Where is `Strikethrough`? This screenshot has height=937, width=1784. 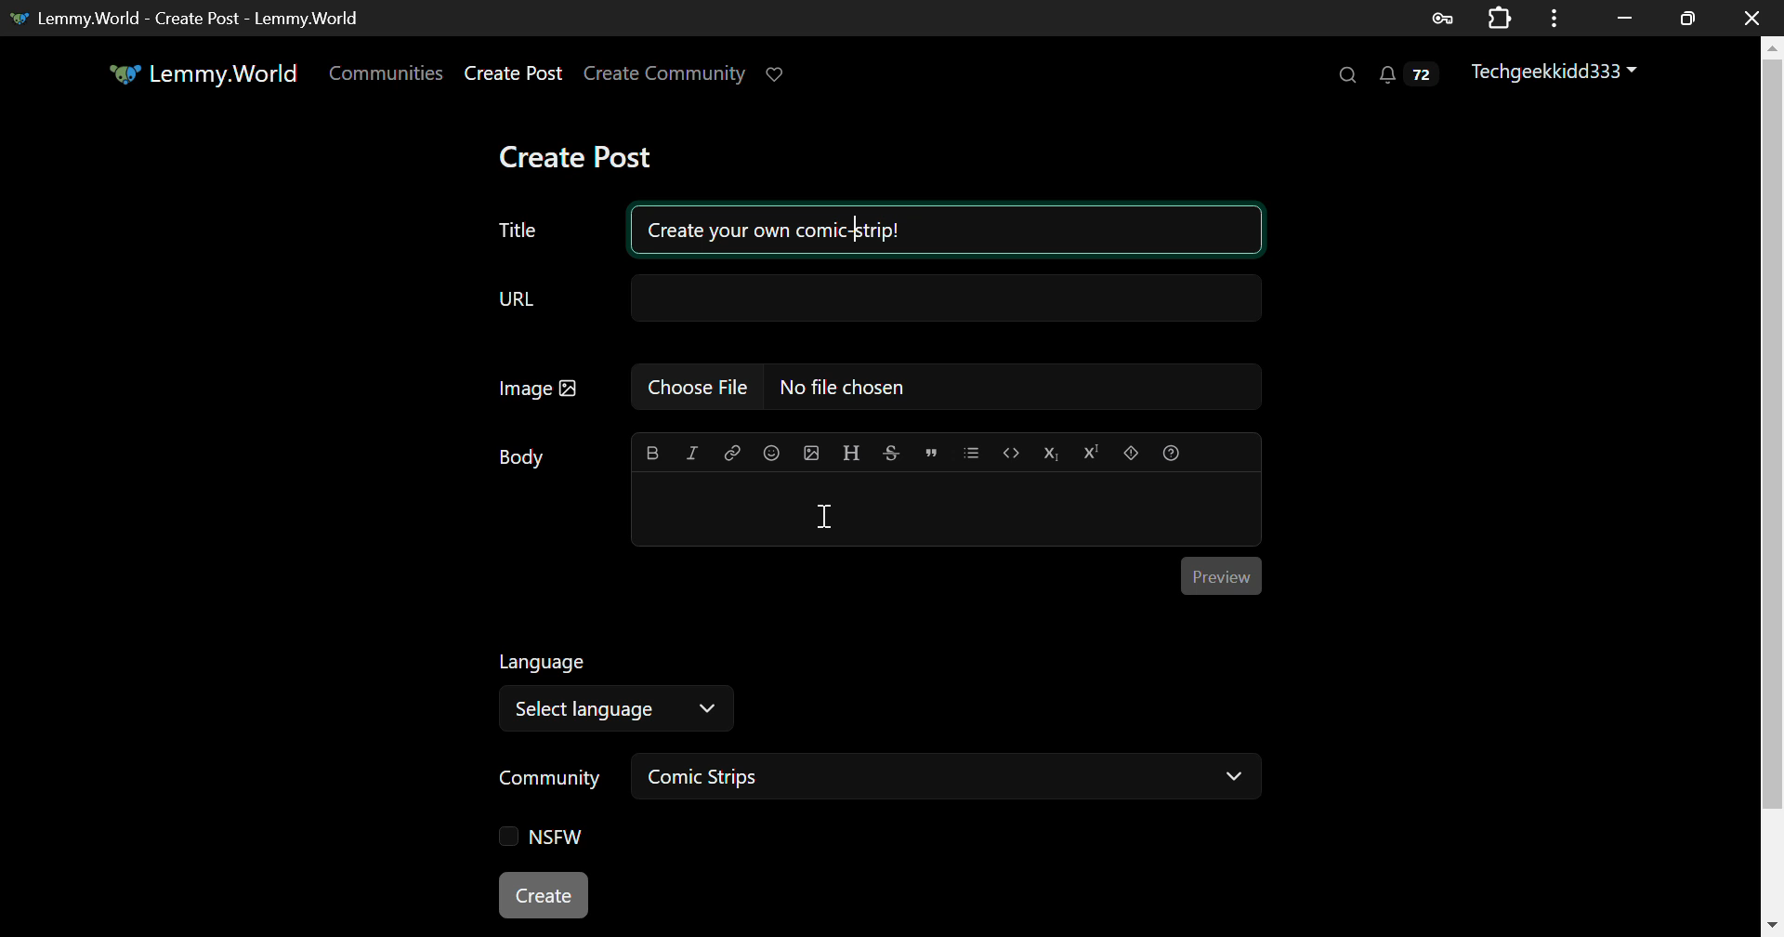 Strikethrough is located at coordinates (890, 453).